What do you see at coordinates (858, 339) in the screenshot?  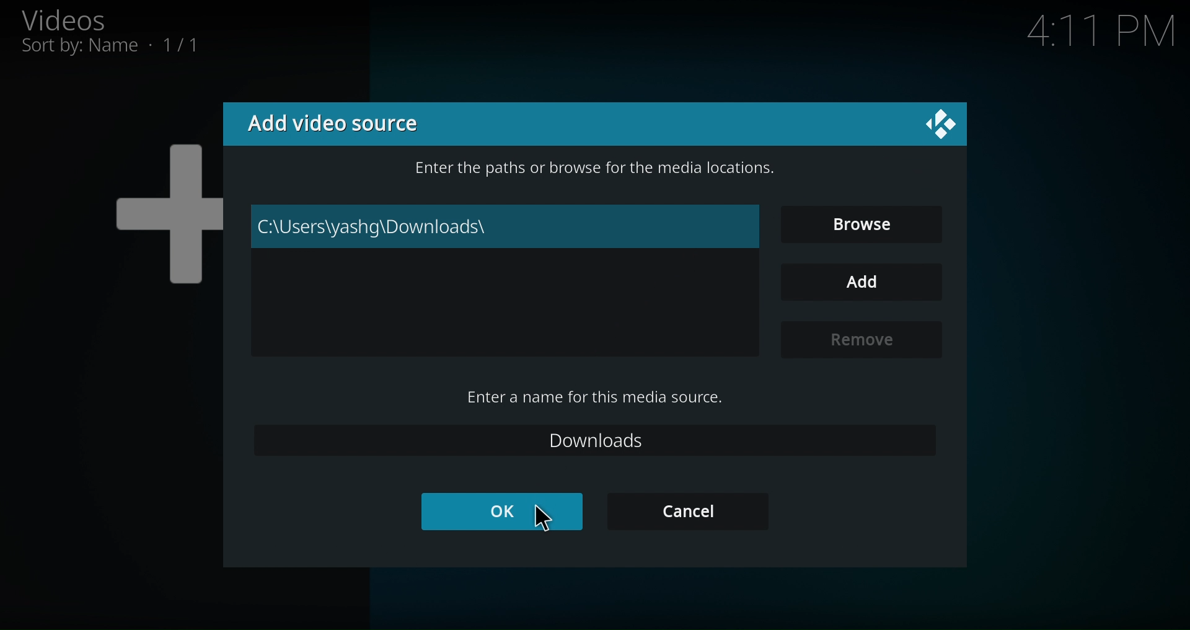 I see `Remove` at bounding box center [858, 339].